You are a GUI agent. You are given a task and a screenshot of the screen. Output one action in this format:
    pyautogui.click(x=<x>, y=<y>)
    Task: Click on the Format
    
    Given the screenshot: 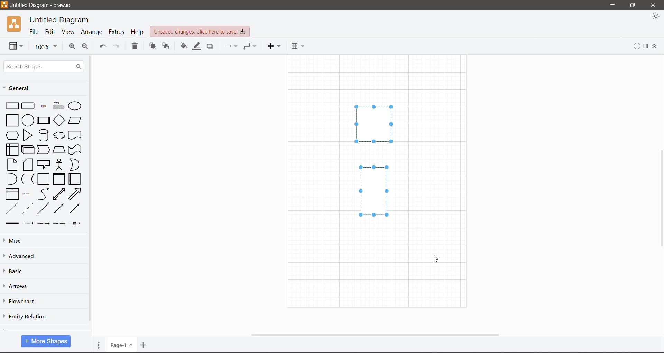 What is the action you would take?
    pyautogui.click(x=646, y=47)
    